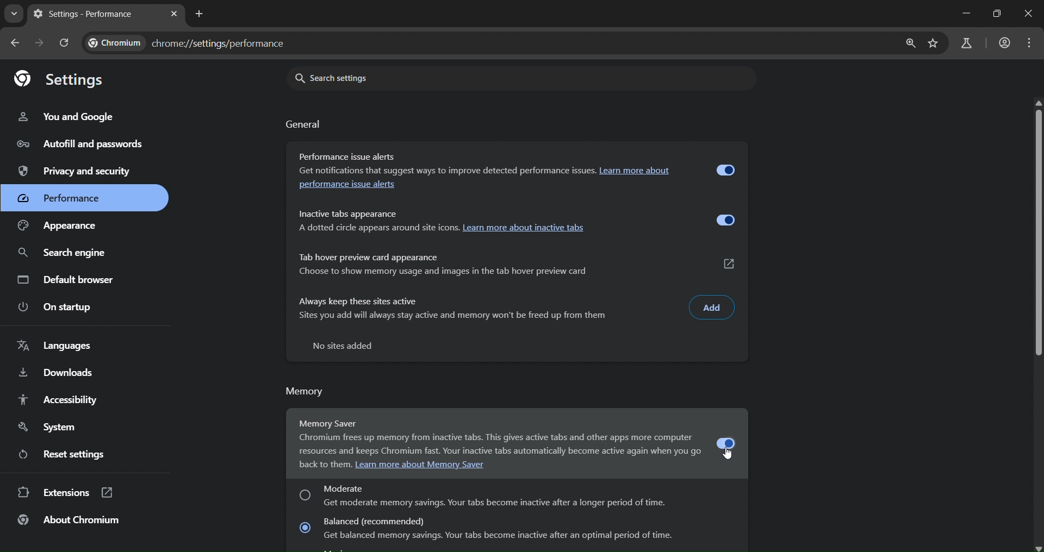  I want to click on balanced (recommended), so click(374, 522).